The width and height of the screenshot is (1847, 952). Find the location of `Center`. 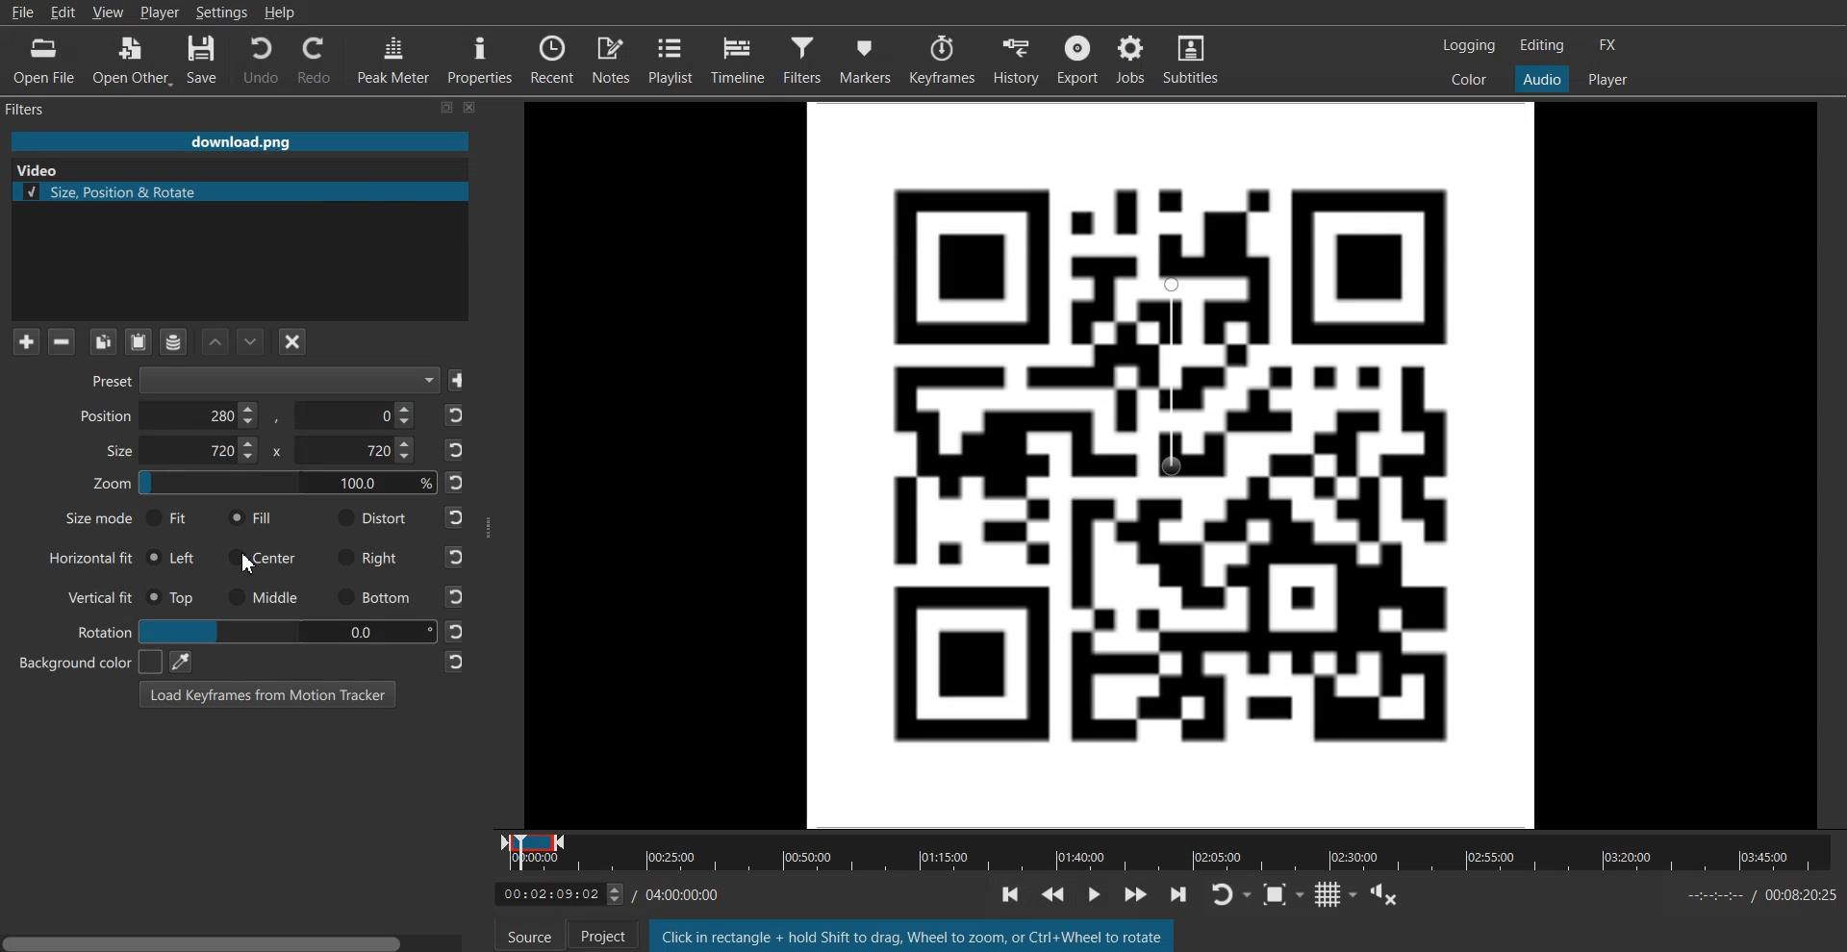

Center is located at coordinates (265, 557).